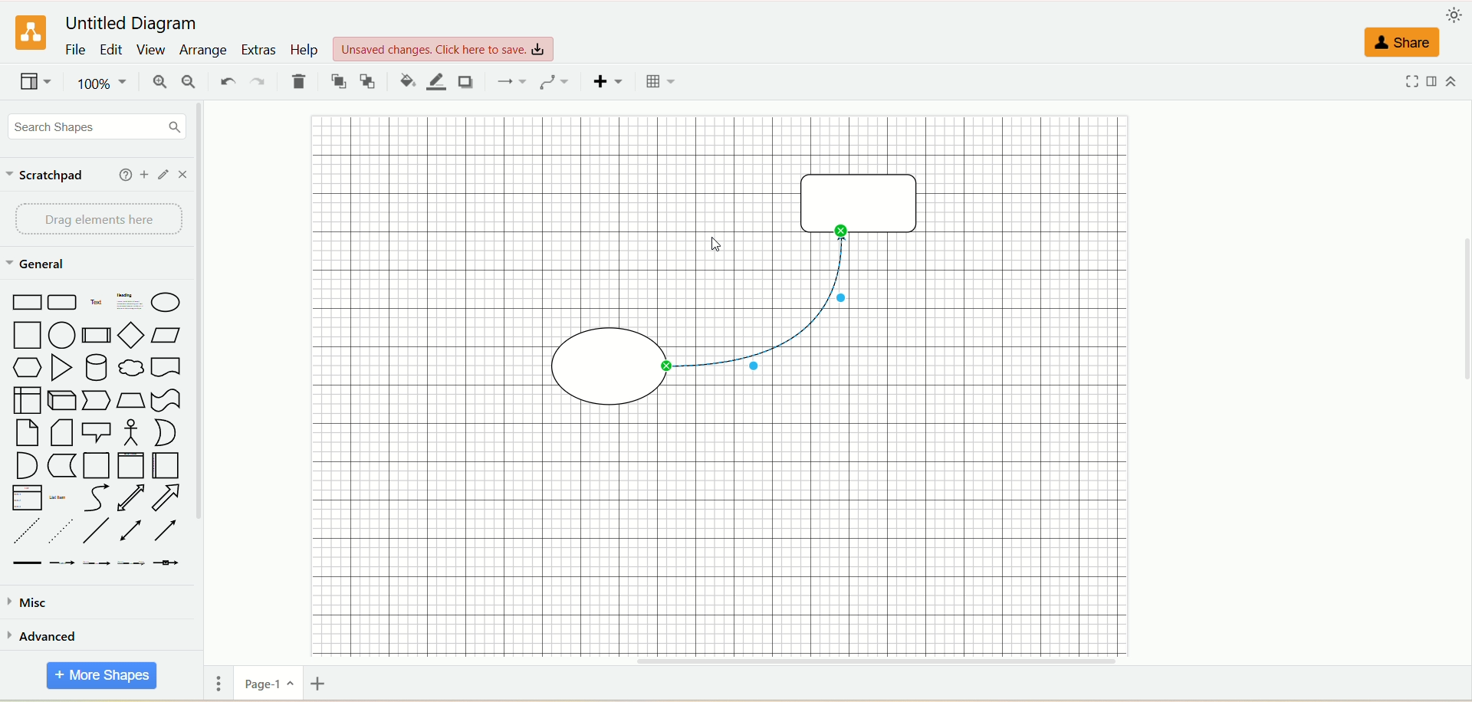 The height and width of the screenshot is (702, 1472). What do you see at coordinates (74, 51) in the screenshot?
I see `file` at bounding box center [74, 51].